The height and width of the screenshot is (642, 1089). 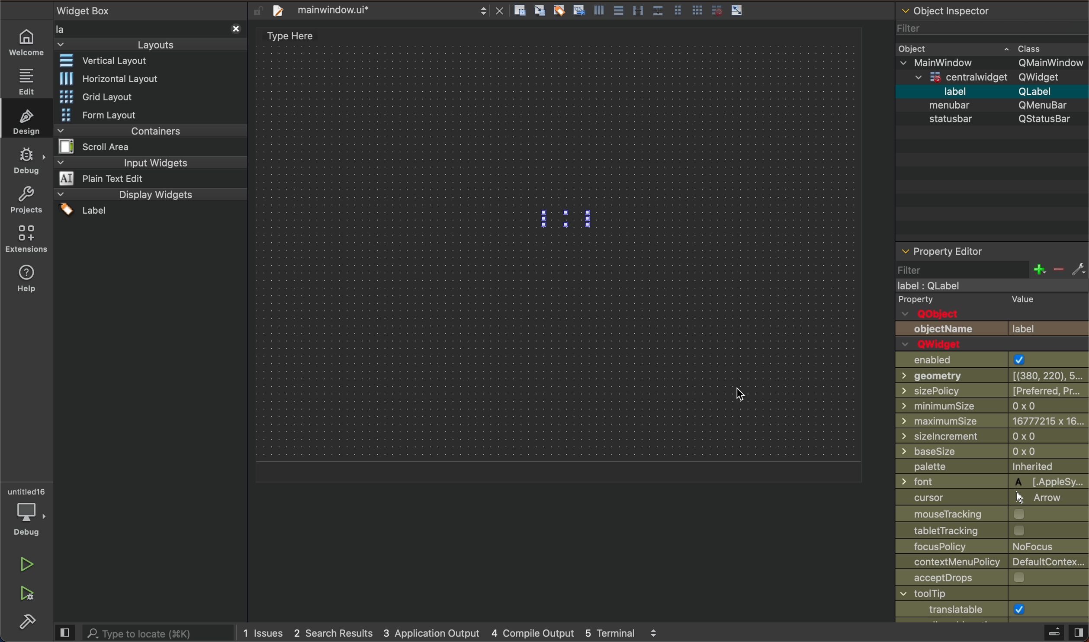 What do you see at coordinates (147, 138) in the screenshot?
I see `containers` at bounding box center [147, 138].